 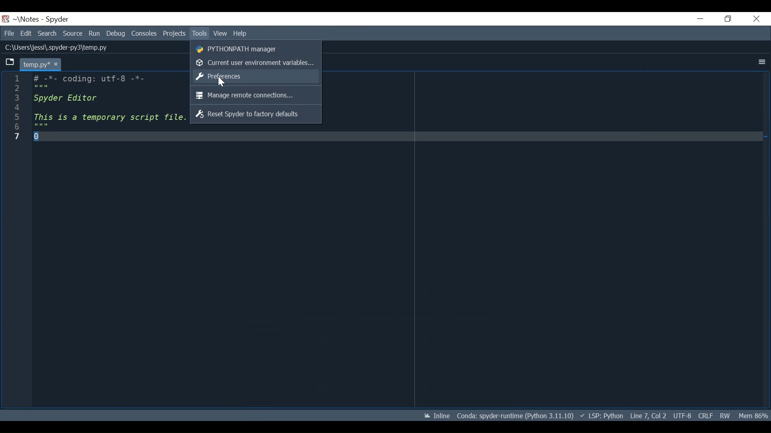 What do you see at coordinates (649, 415) in the screenshot?
I see `cursor position` at bounding box center [649, 415].